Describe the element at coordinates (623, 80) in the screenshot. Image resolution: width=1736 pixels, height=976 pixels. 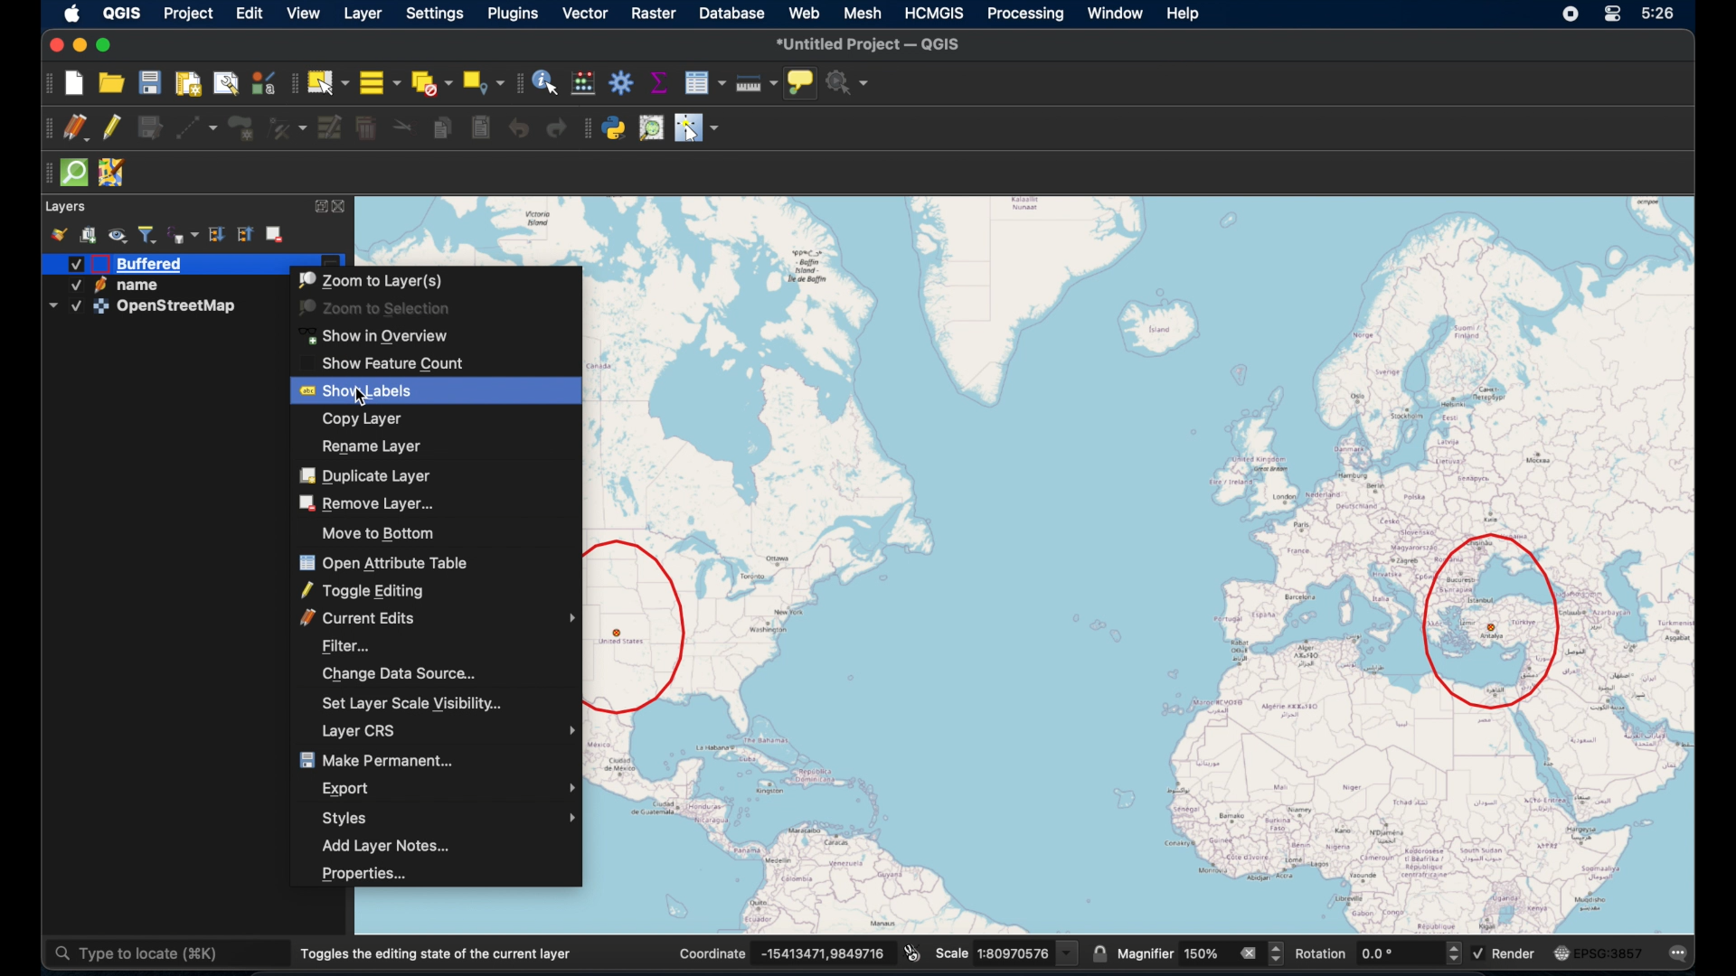
I see `toolbox` at that location.